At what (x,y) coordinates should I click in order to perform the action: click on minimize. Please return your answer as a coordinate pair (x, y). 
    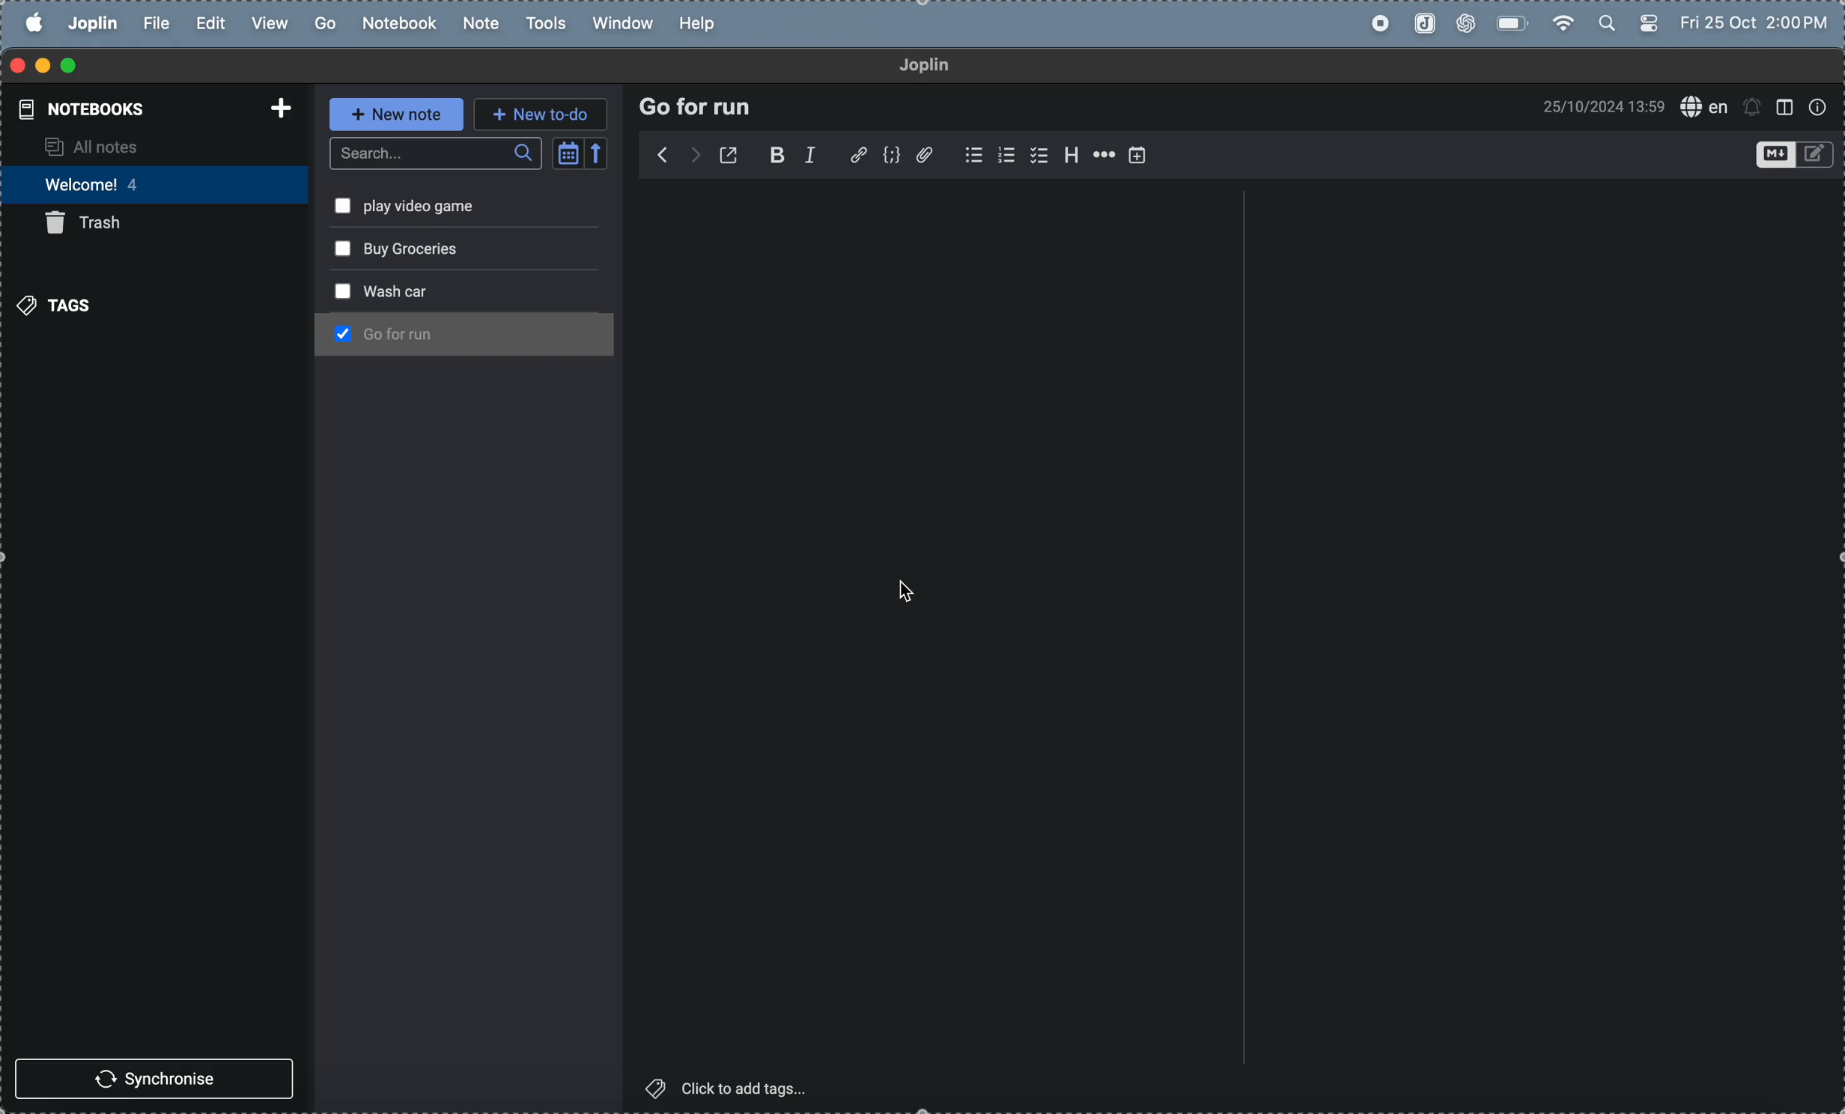
    Looking at the image, I should click on (37, 64).